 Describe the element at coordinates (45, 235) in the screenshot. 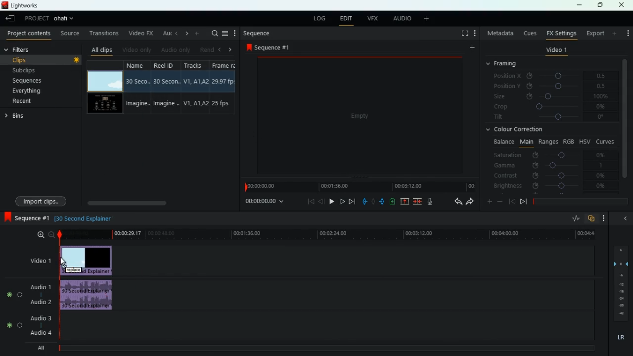

I see `zoom` at that location.